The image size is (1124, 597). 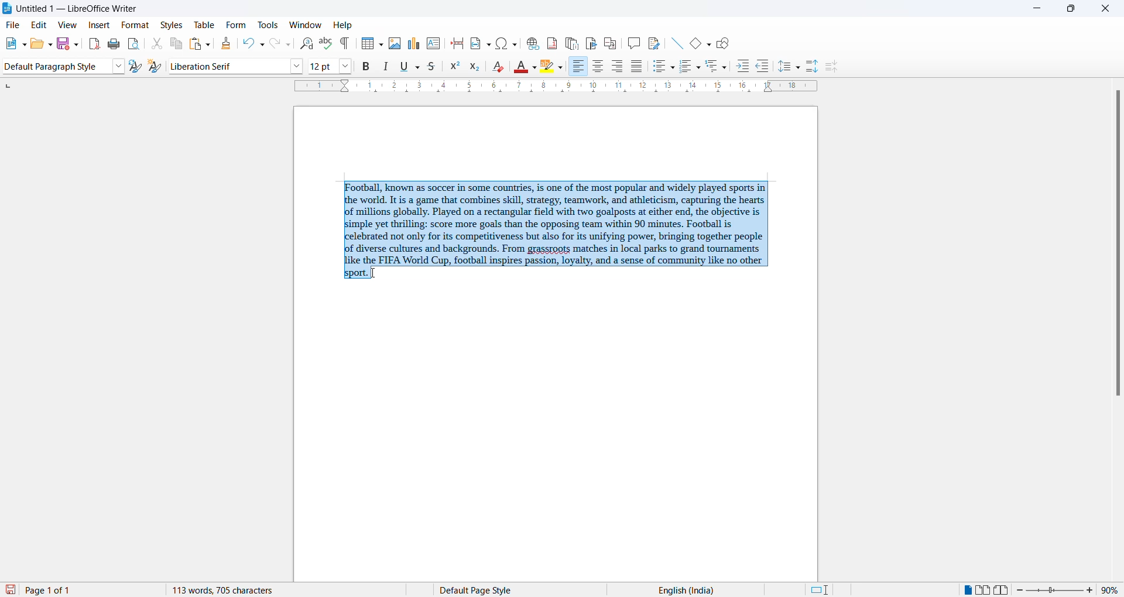 I want to click on save, so click(x=61, y=43).